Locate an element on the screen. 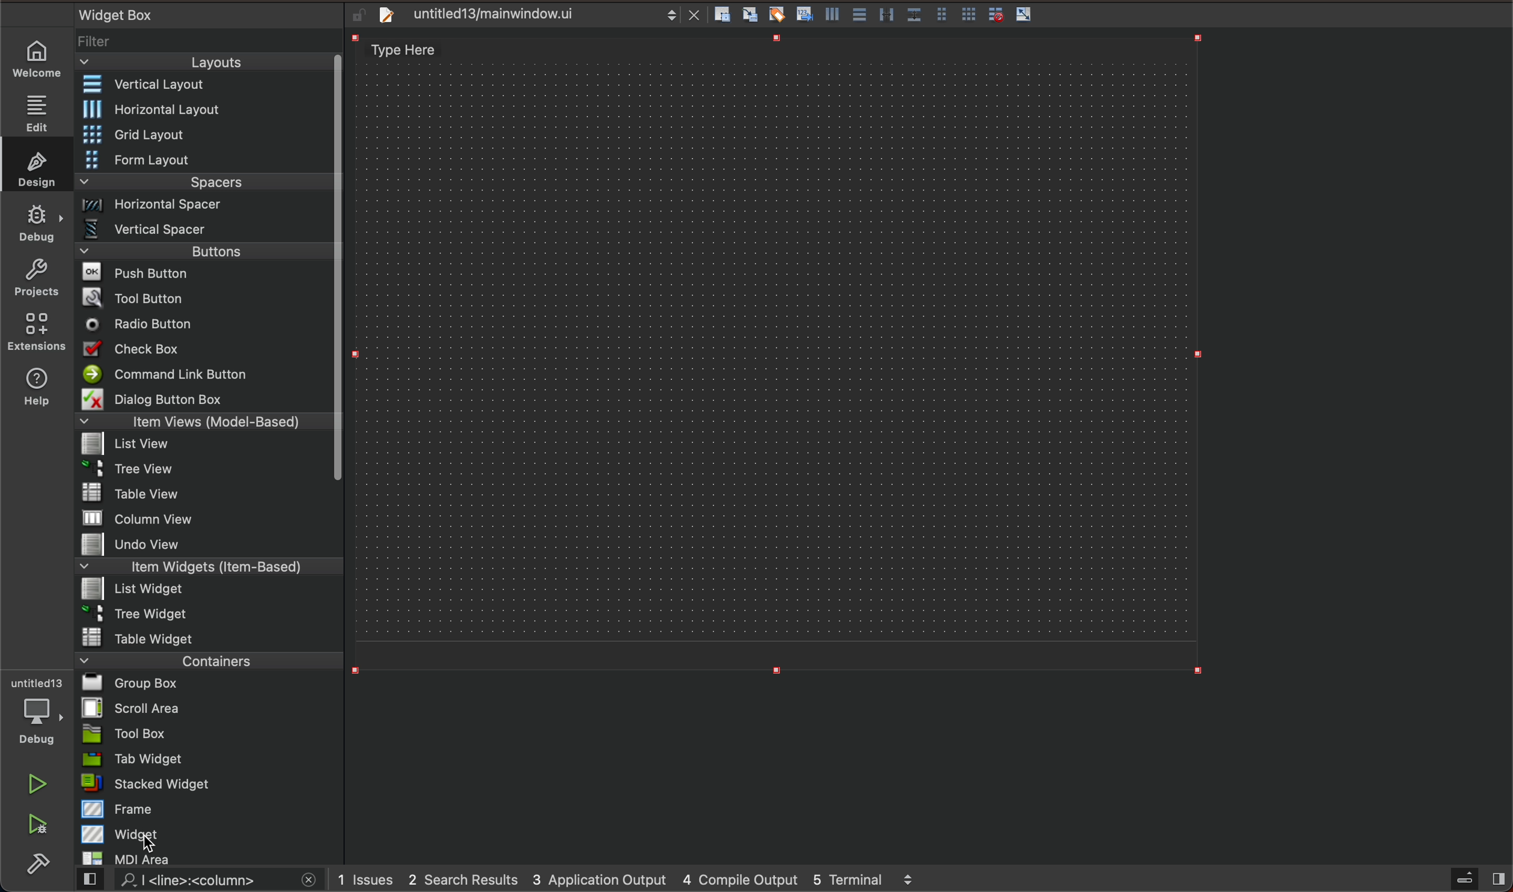  vertical layout is located at coordinates (204, 84).